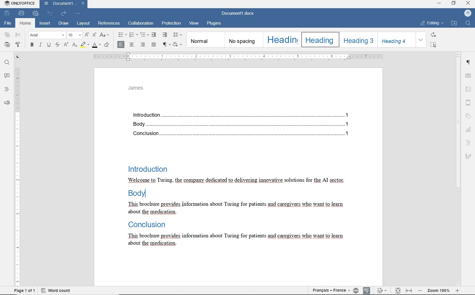  I want to click on This brochure provides information about Turing for patients and caregivers who want to learn
about the medication., so click(234, 240).